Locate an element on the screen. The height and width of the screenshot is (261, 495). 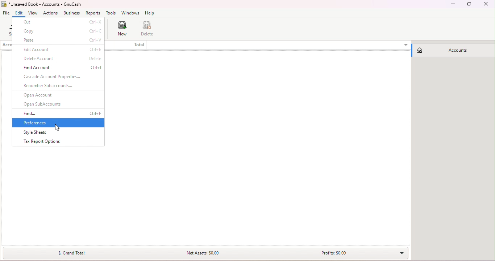
Actions is located at coordinates (50, 13).